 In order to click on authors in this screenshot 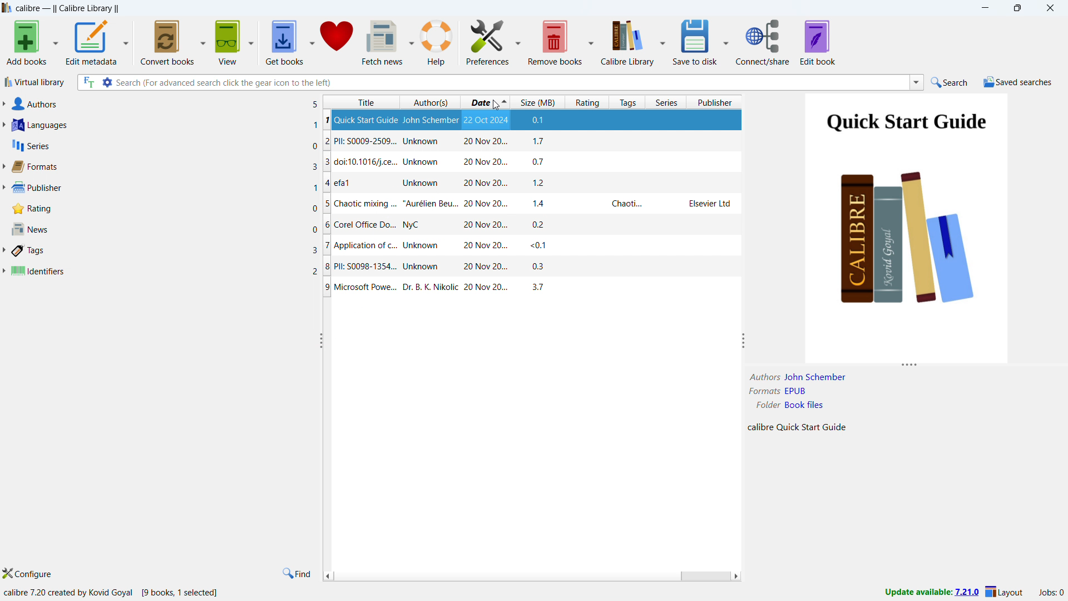, I will do `click(422, 104)`.